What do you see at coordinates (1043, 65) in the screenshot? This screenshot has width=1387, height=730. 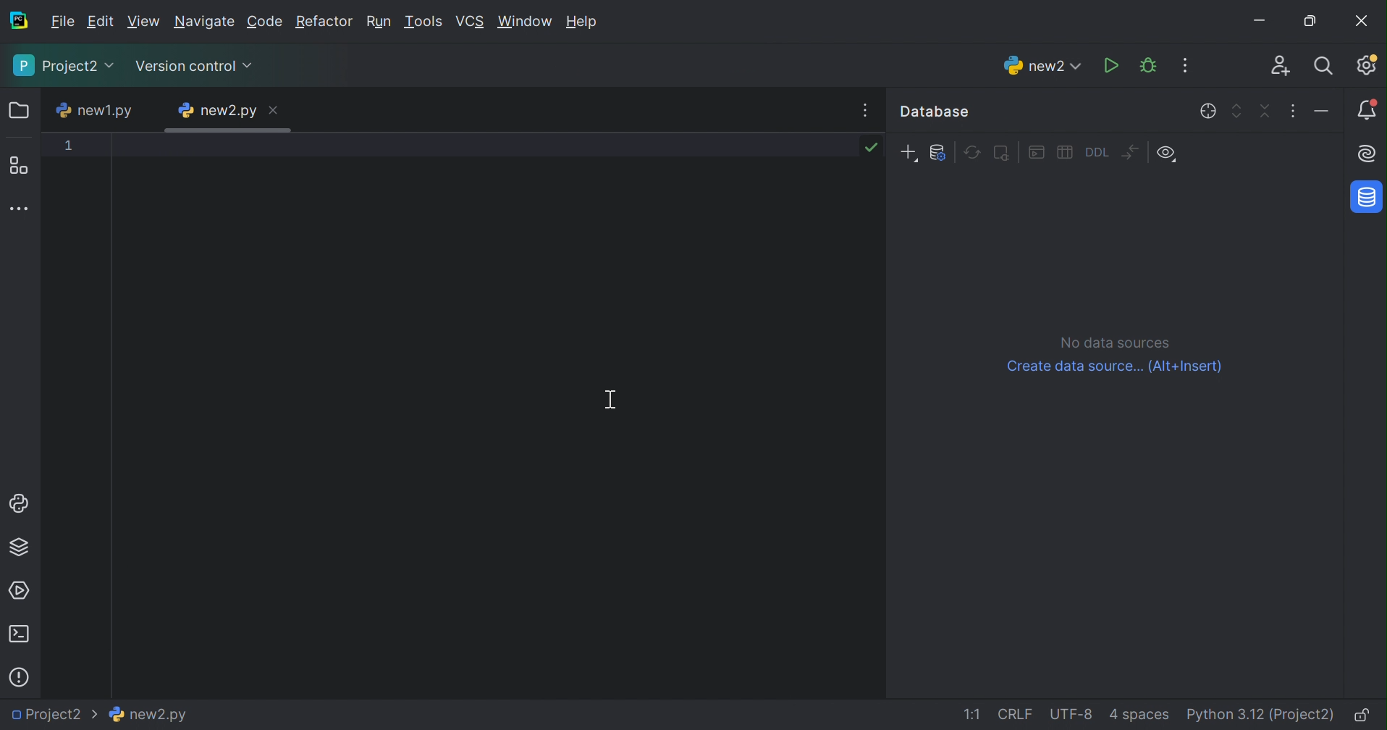 I see `new2` at bounding box center [1043, 65].